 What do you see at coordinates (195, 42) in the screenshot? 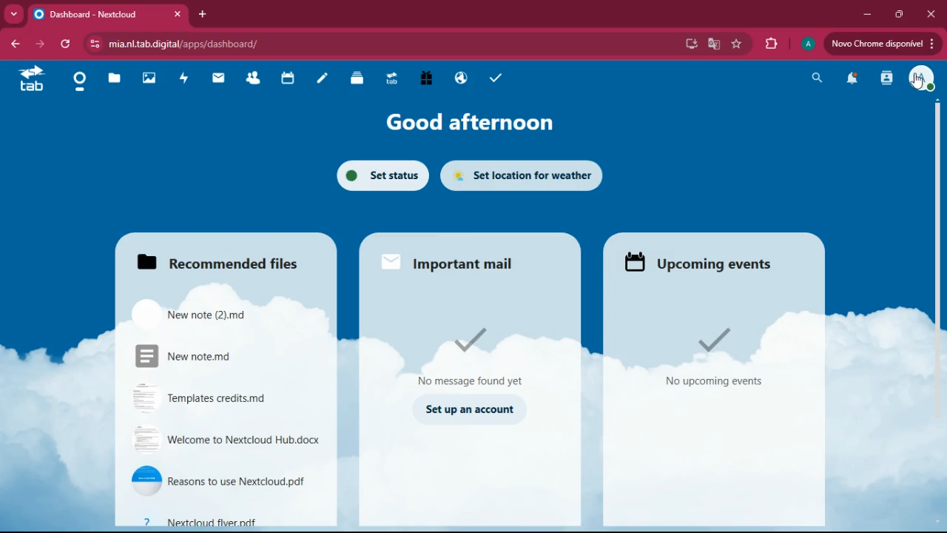
I see `url` at bounding box center [195, 42].